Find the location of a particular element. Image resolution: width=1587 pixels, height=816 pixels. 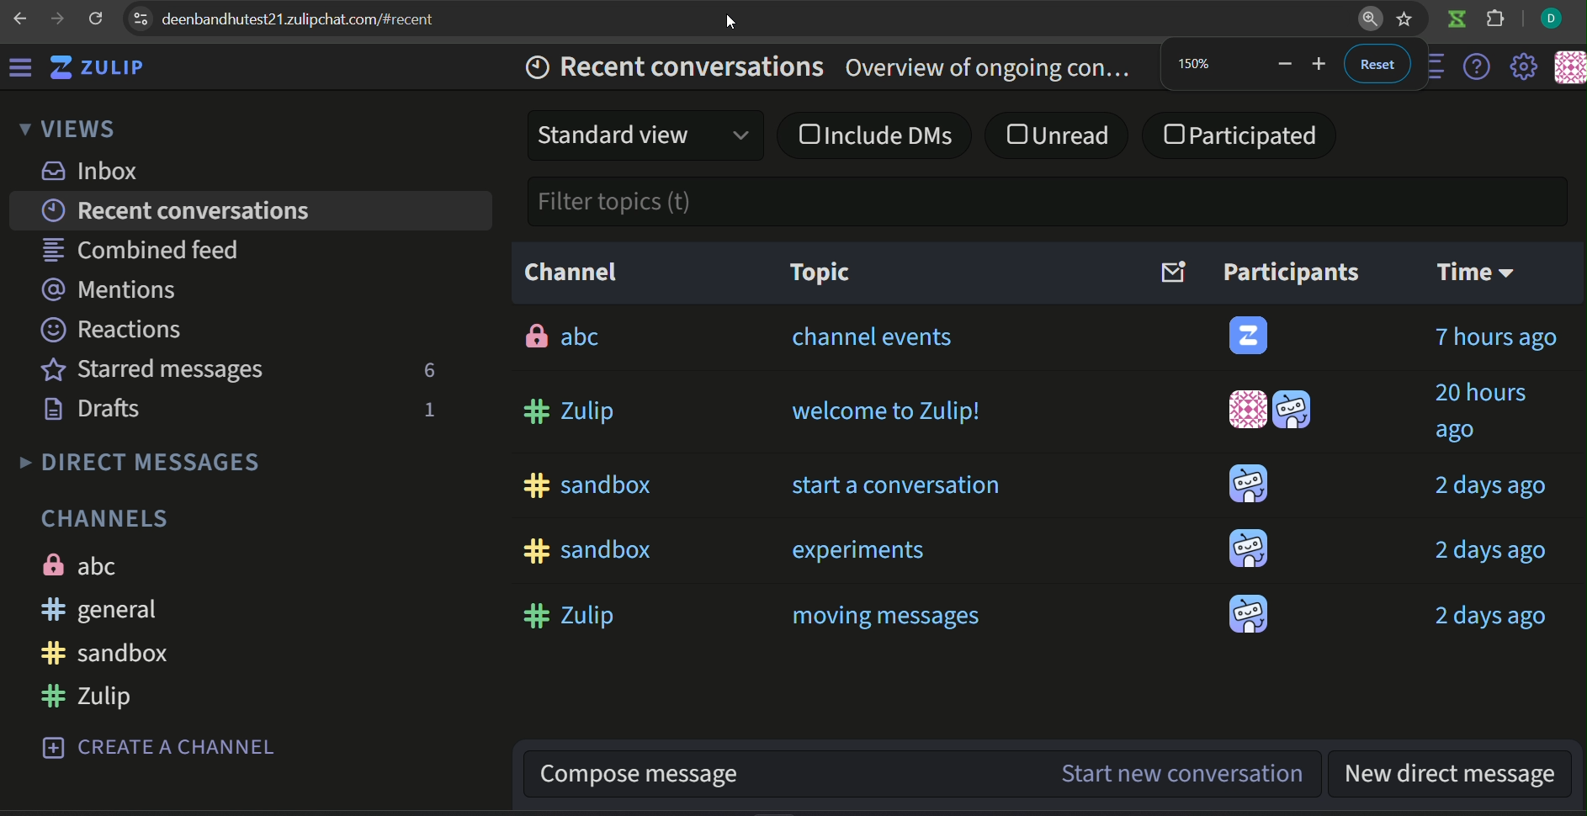

previous page is located at coordinates (22, 19).